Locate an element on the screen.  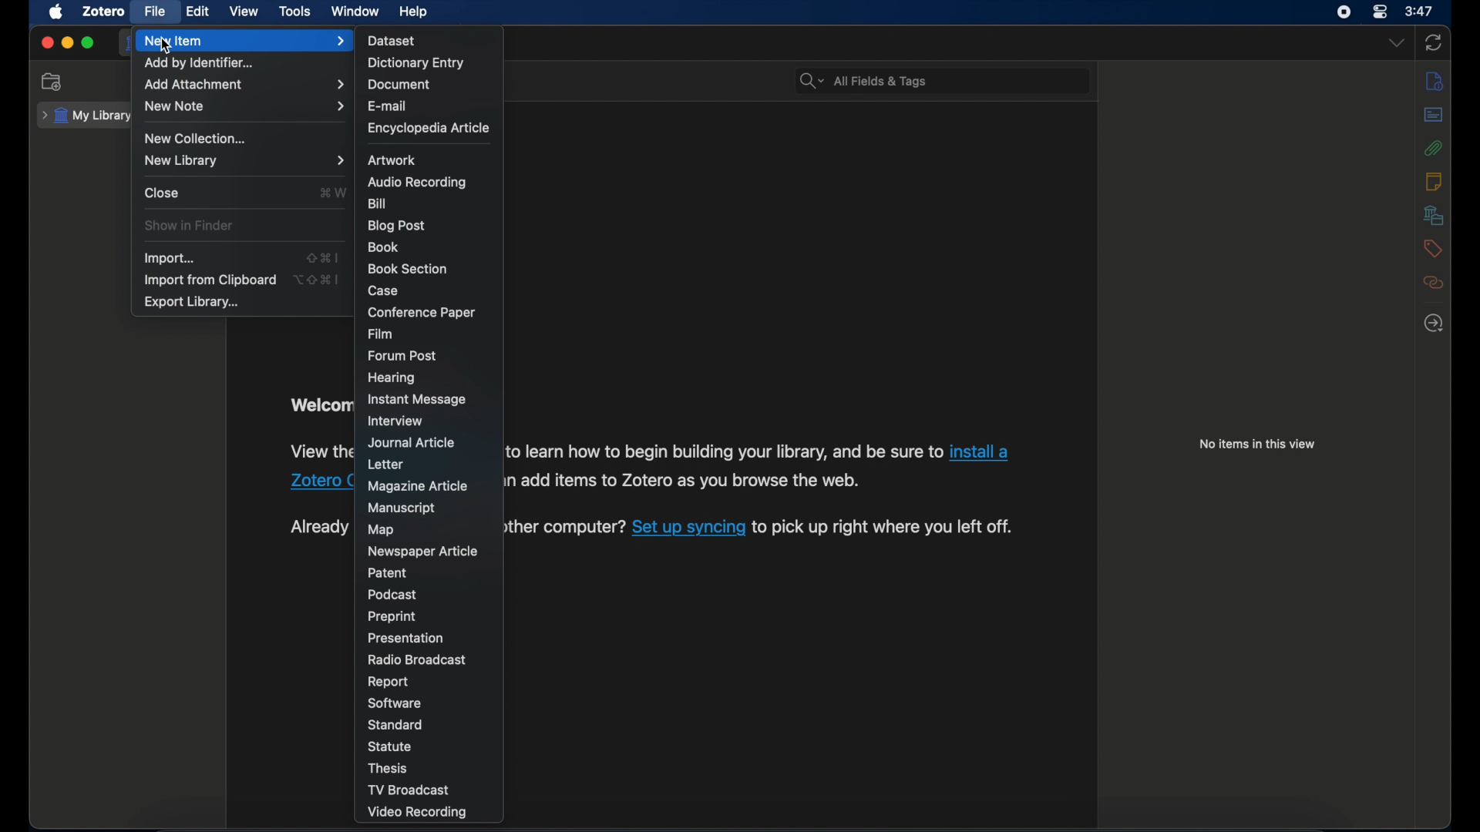
obscure text is located at coordinates (319, 452).